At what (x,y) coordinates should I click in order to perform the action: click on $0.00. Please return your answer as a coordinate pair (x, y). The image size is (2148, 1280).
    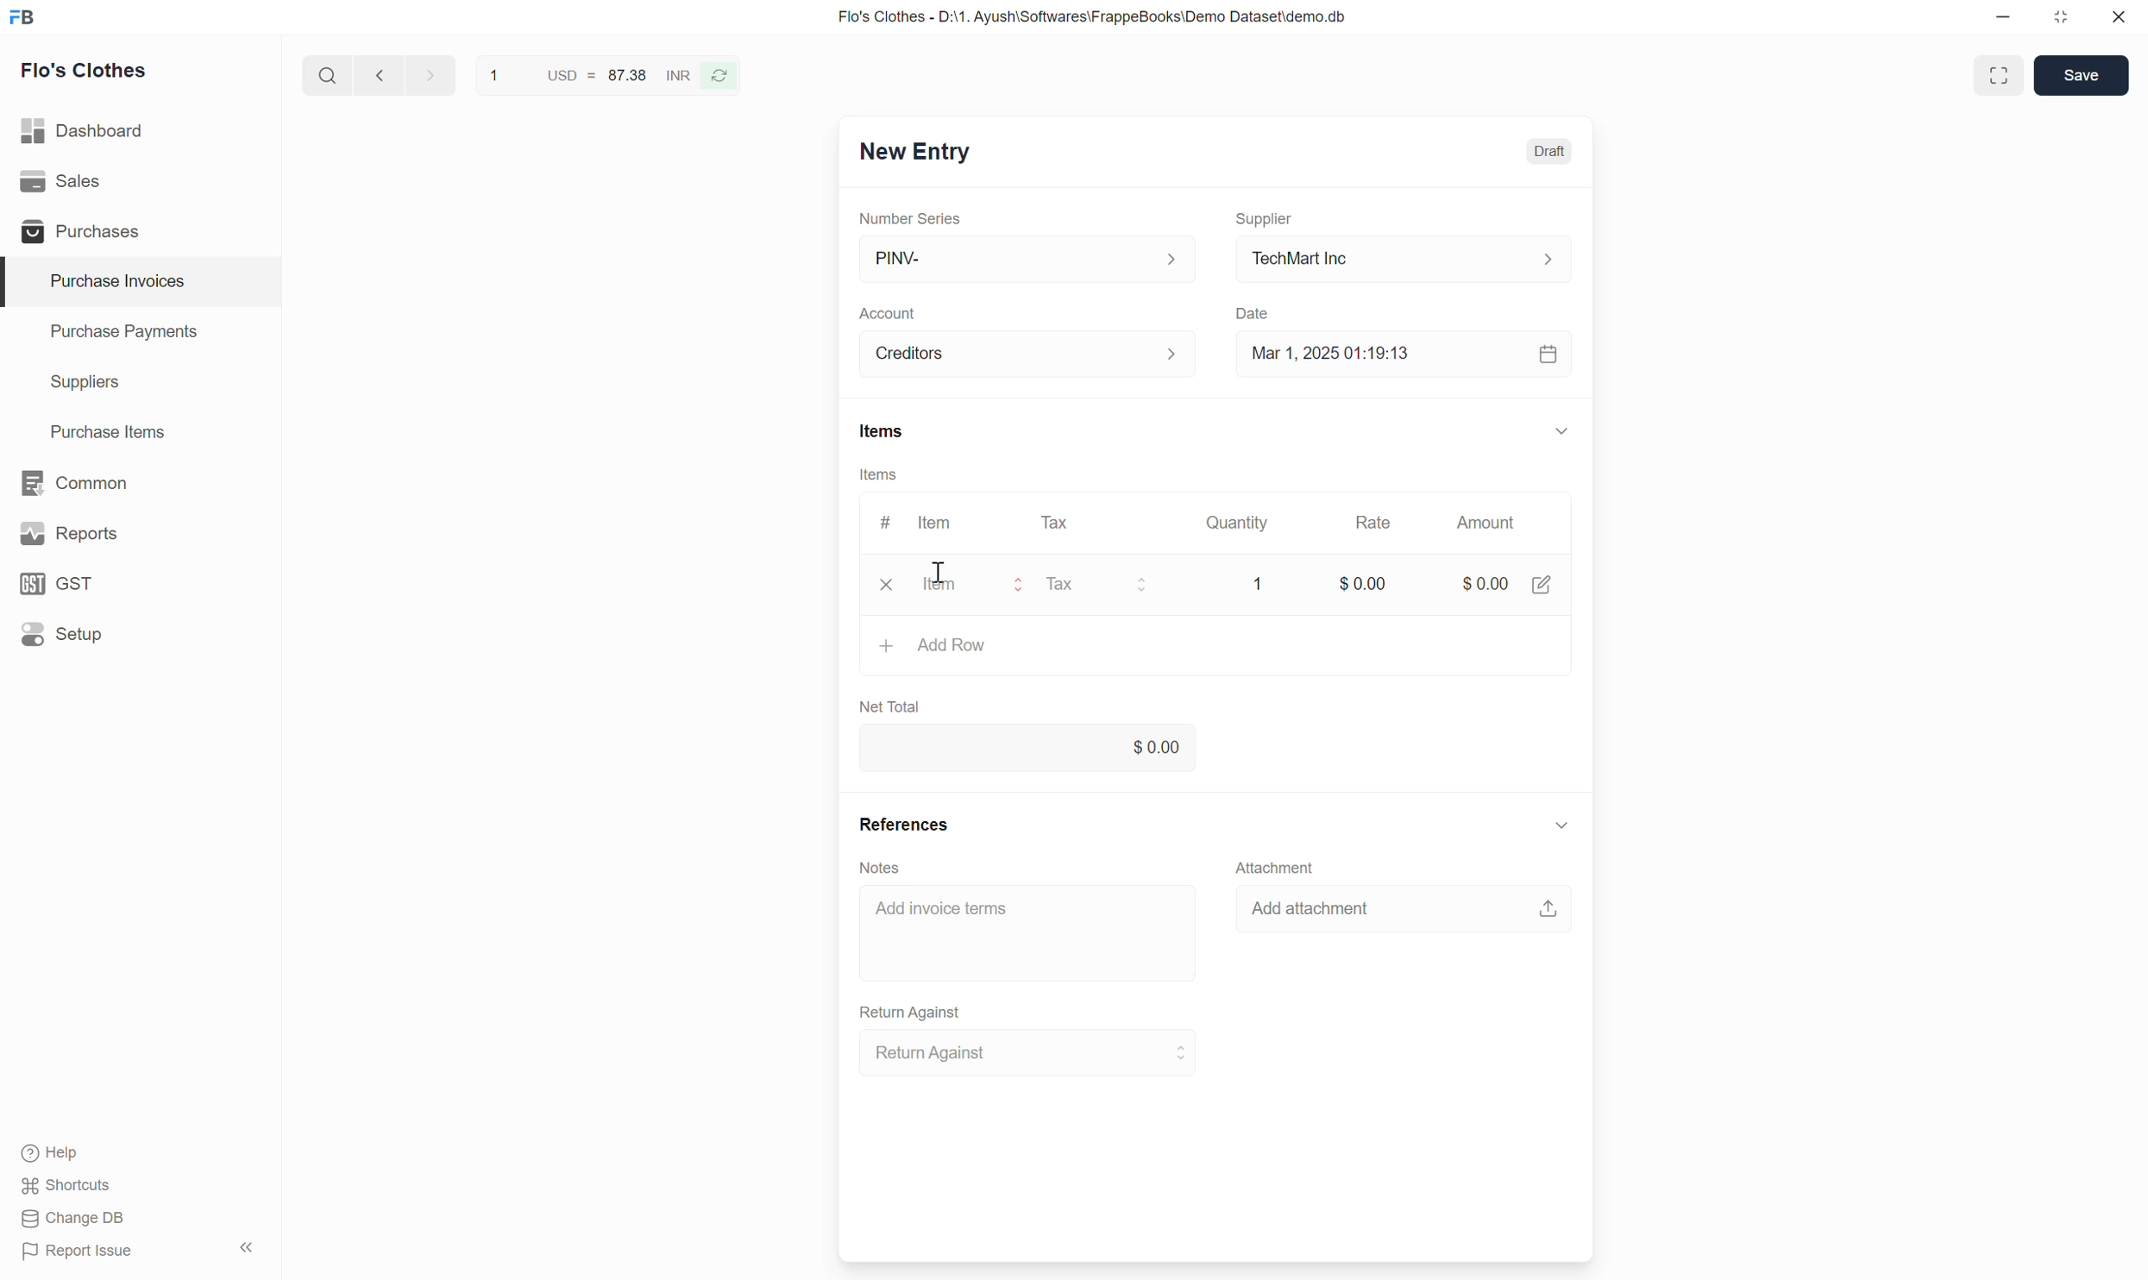
    Looking at the image, I should click on (1485, 582).